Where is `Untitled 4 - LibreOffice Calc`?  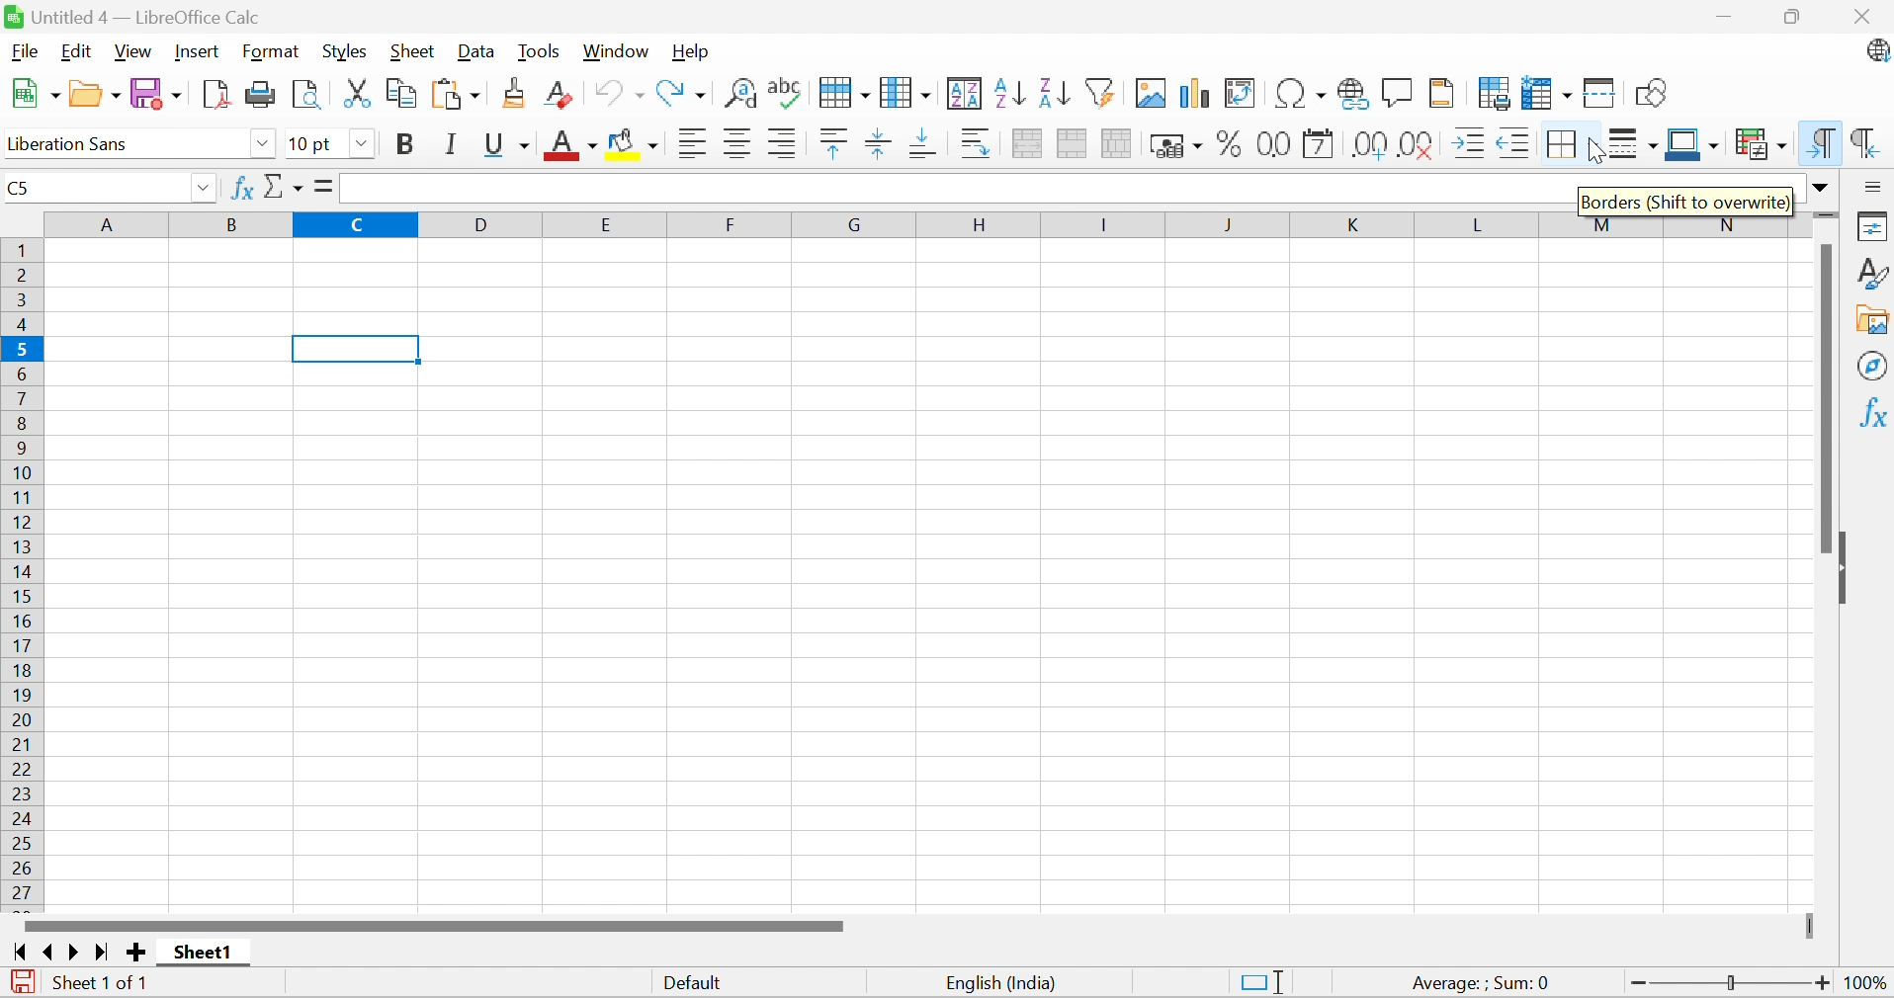
Untitled 4 - LibreOffice Calc is located at coordinates (131, 15).